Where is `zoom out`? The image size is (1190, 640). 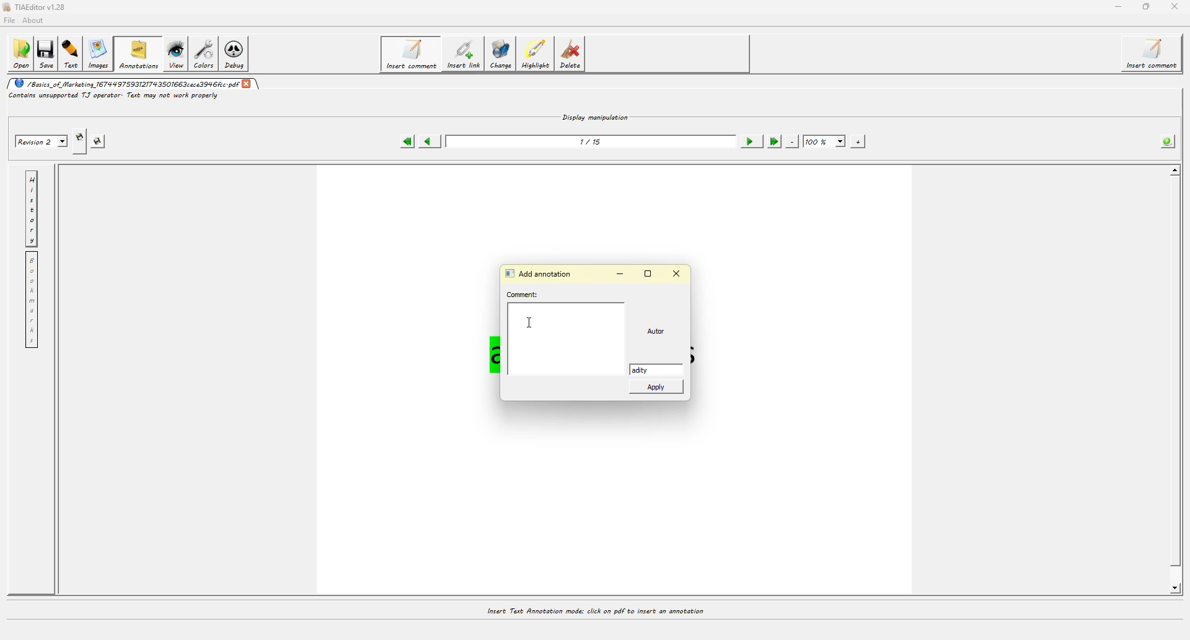
zoom out is located at coordinates (792, 141).